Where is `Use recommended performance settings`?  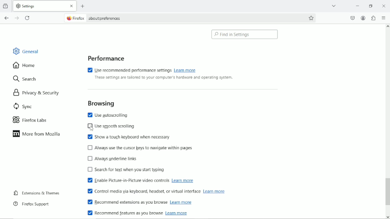 Use recommended performance settings is located at coordinates (129, 70).